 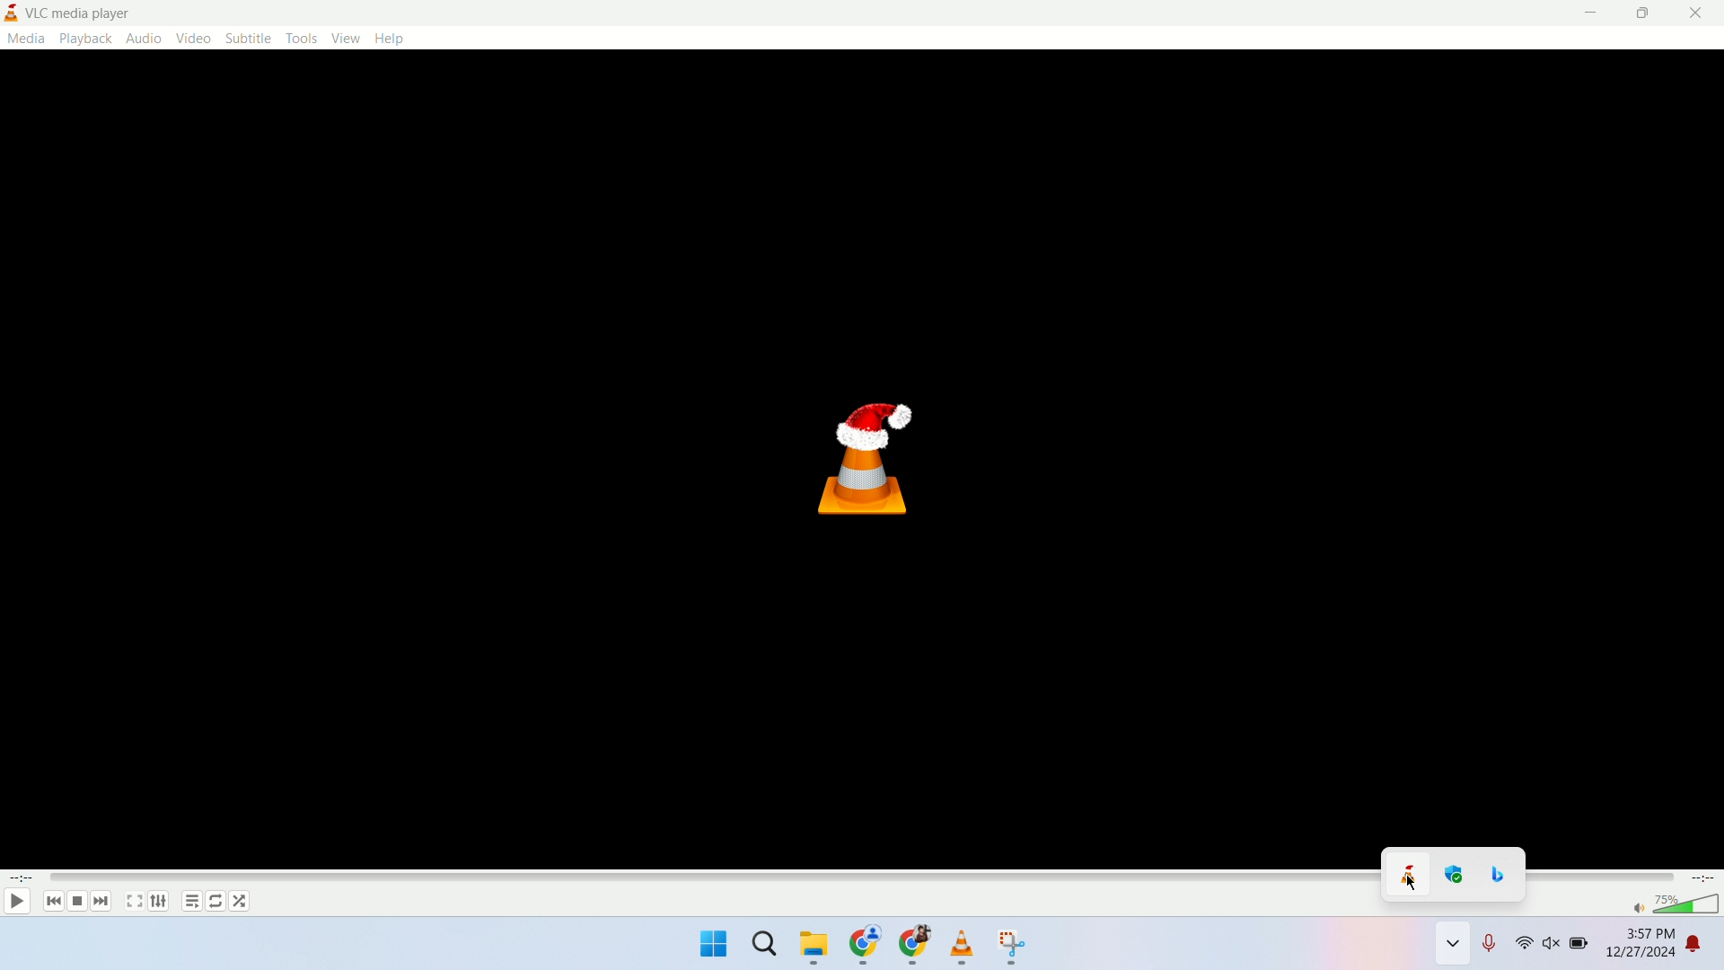 What do you see at coordinates (1580, 949) in the screenshot?
I see `battery` at bounding box center [1580, 949].